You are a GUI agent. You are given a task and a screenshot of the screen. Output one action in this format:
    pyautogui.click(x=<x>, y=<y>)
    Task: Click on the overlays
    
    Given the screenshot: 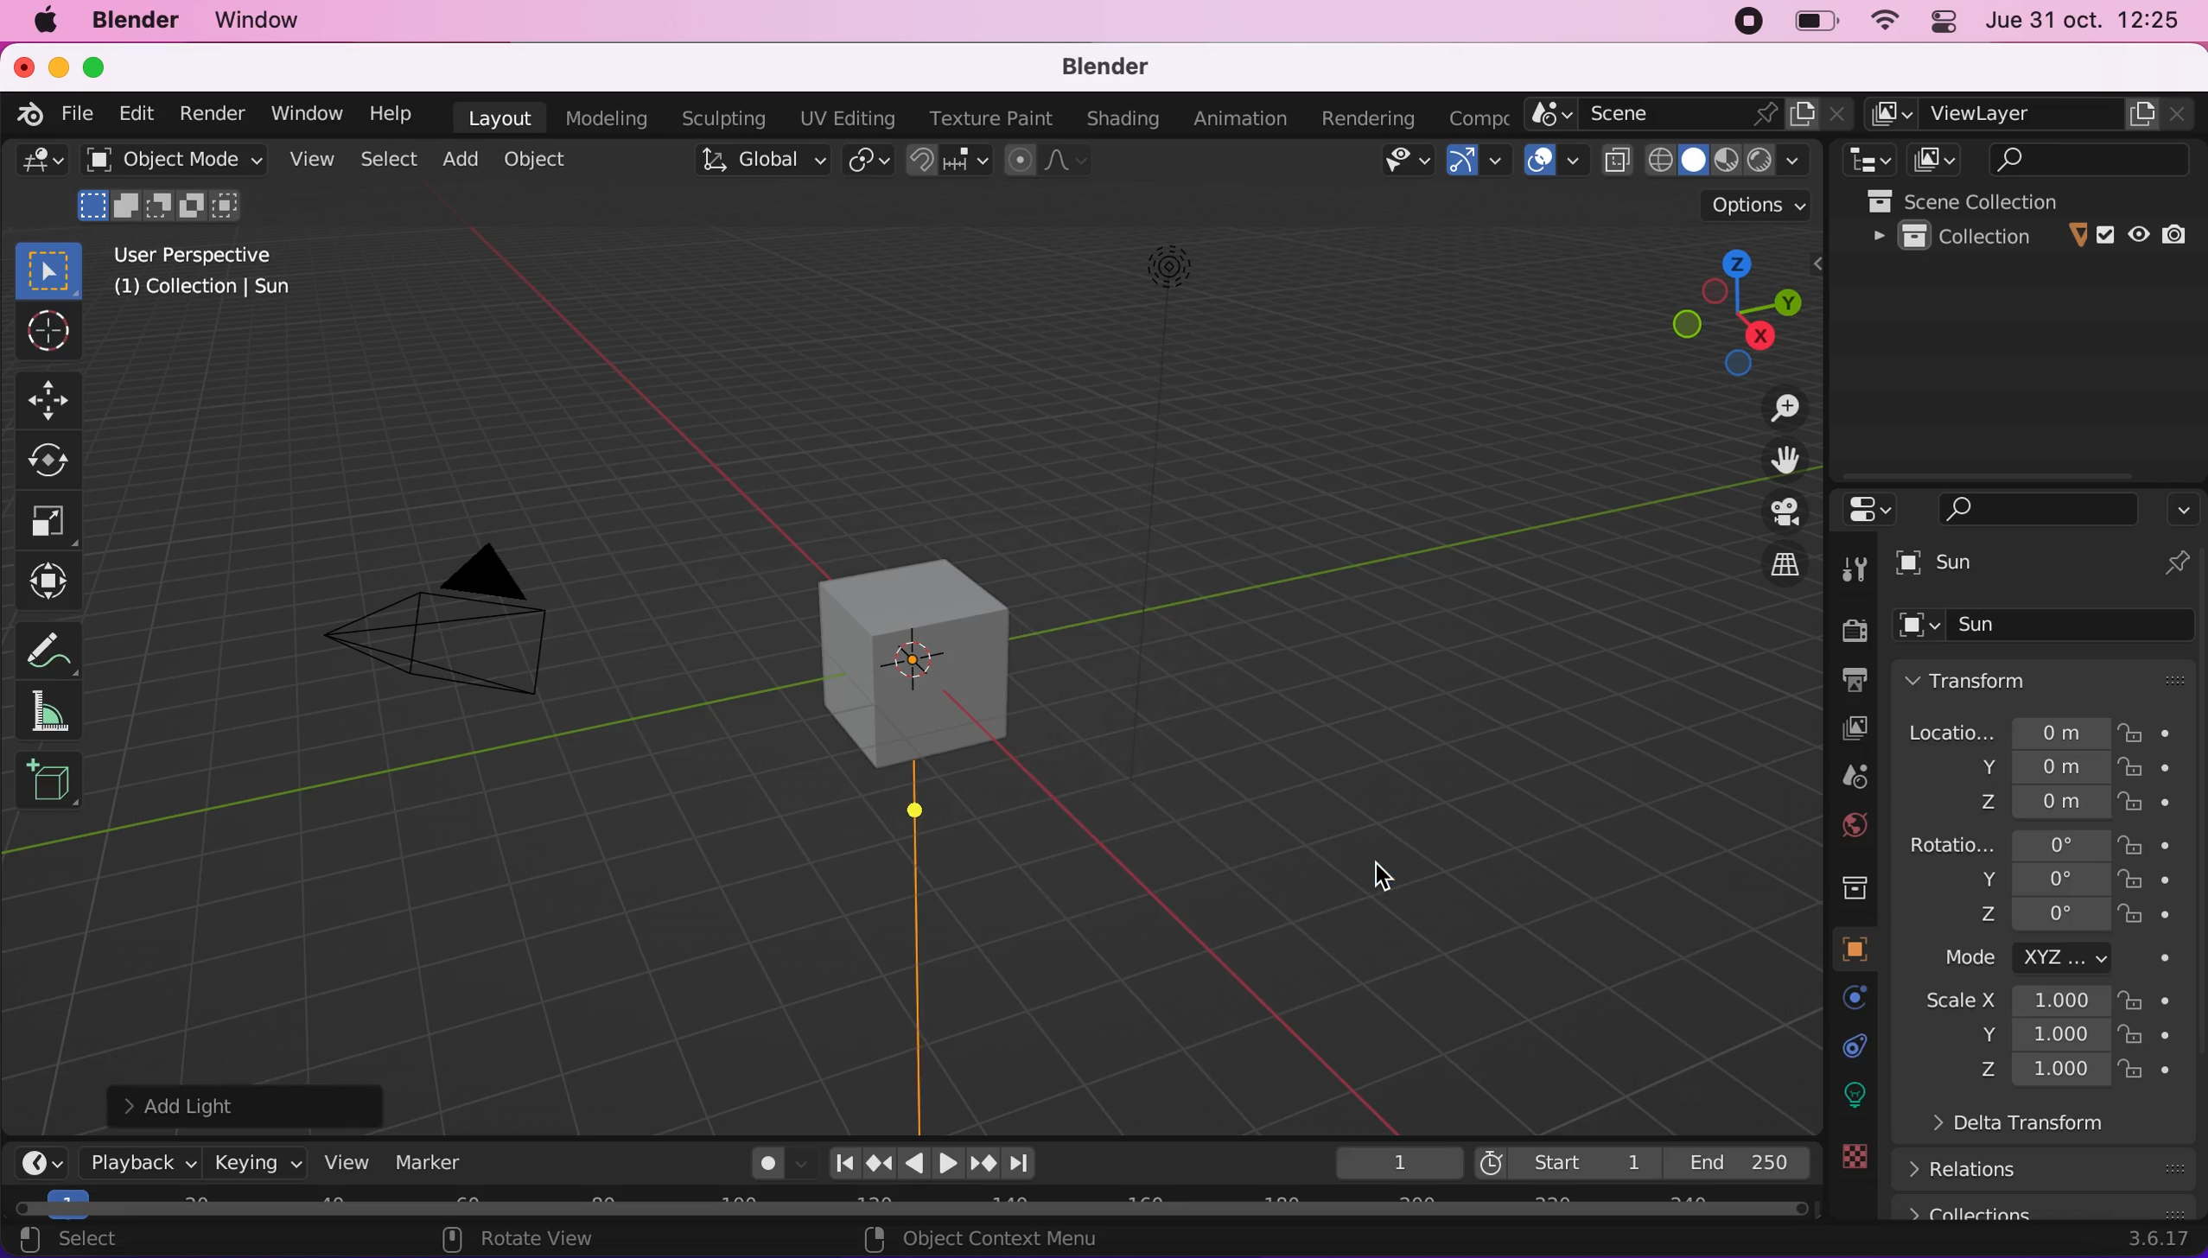 What is the action you would take?
    pyautogui.click(x=1552, y=161)
    